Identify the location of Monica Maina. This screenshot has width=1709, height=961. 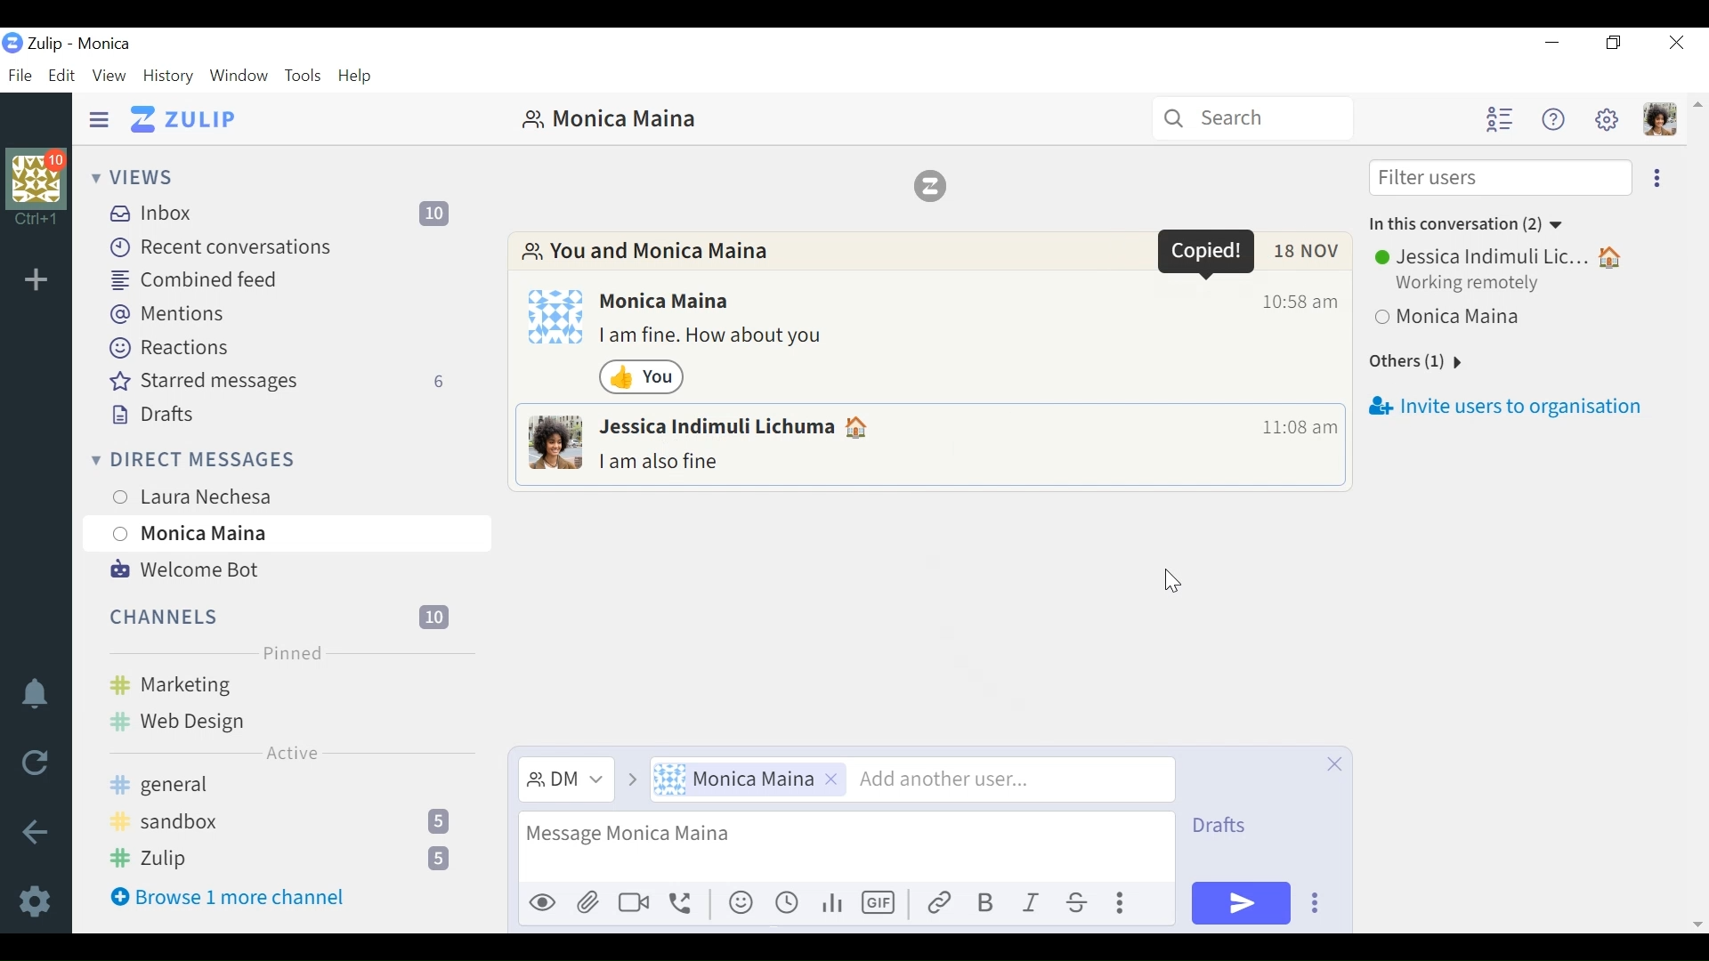
(608, 118).